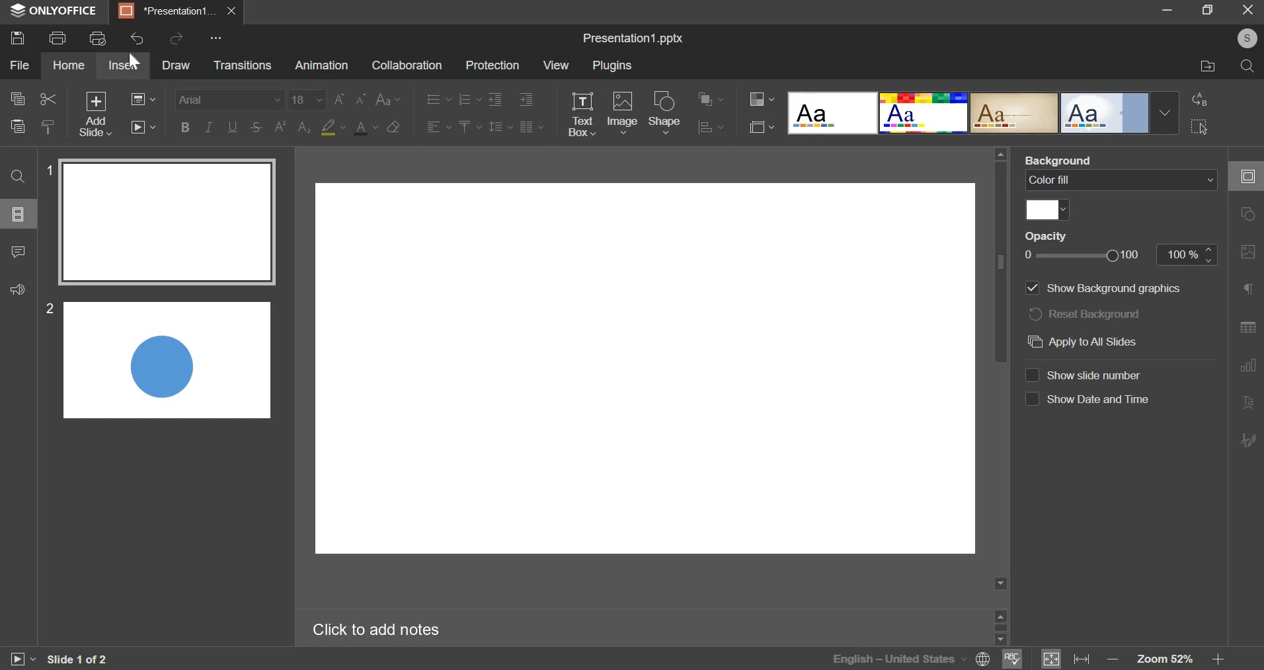 The image size is (1264, 670). What do you see at coordinates (303, 129) in the screenshot?
I see `subscript` at bounding box center [303, 129].